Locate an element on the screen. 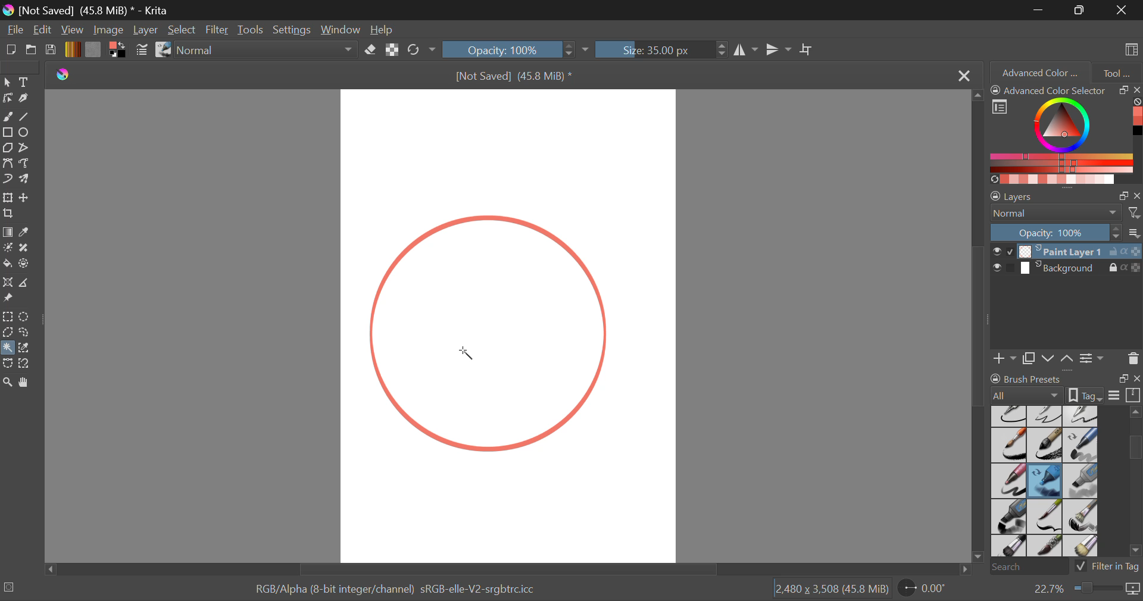 The height and width of the screenshot is (601, 1143). Blending Mode is located at coordinates (269, 51).